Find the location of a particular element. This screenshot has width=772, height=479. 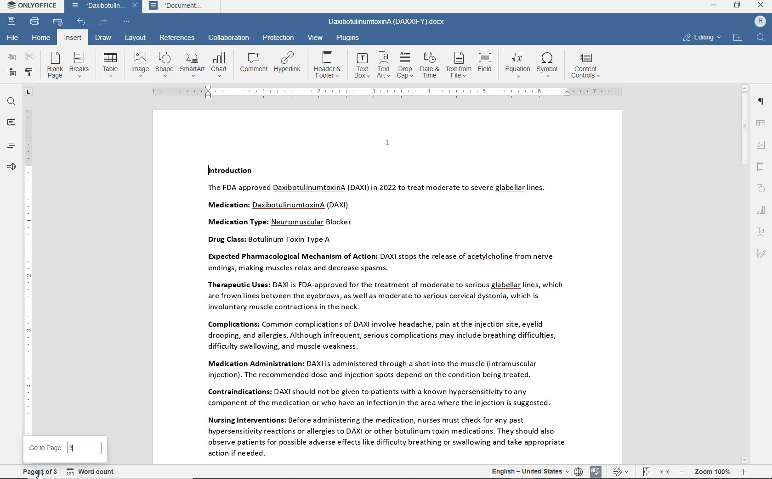

ruler is located at coordinates (387, 91).